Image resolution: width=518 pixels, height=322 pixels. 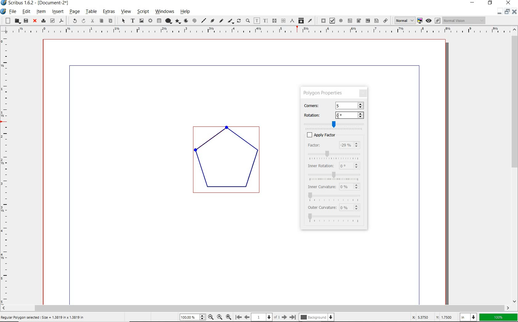 What do you see at coordinates (464, 20) in the screenshot?
I see `visual appearance of display` at bounding box center [464, 20].